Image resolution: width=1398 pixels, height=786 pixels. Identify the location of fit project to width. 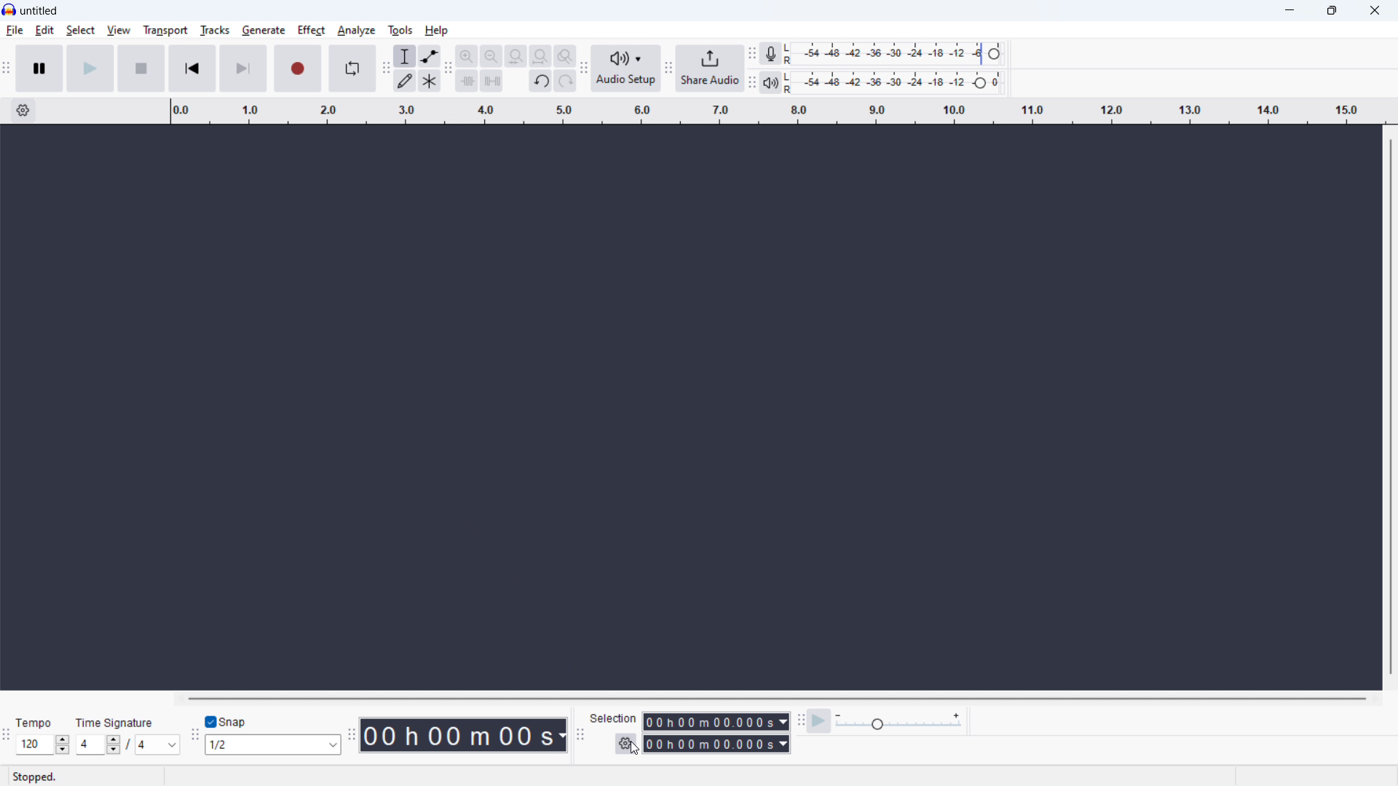
(541, 56).